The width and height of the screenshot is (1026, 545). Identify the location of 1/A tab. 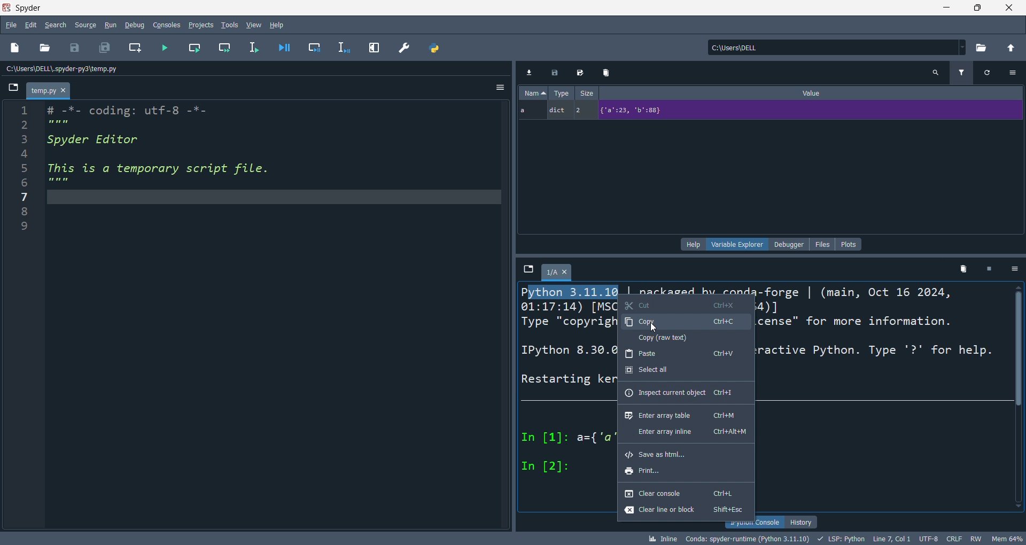
(559, 274).